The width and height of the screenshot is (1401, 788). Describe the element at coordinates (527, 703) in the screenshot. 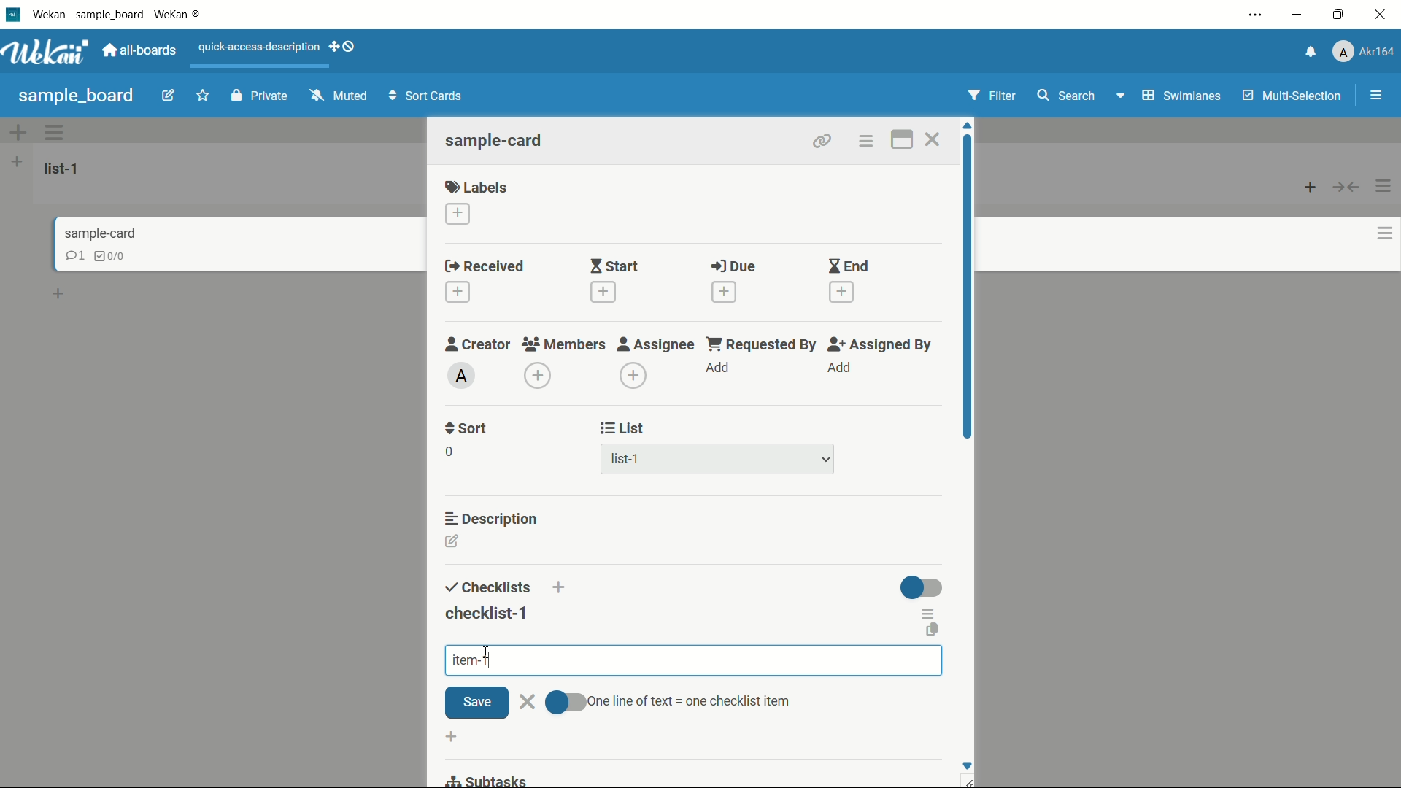

I see `close` at that location.